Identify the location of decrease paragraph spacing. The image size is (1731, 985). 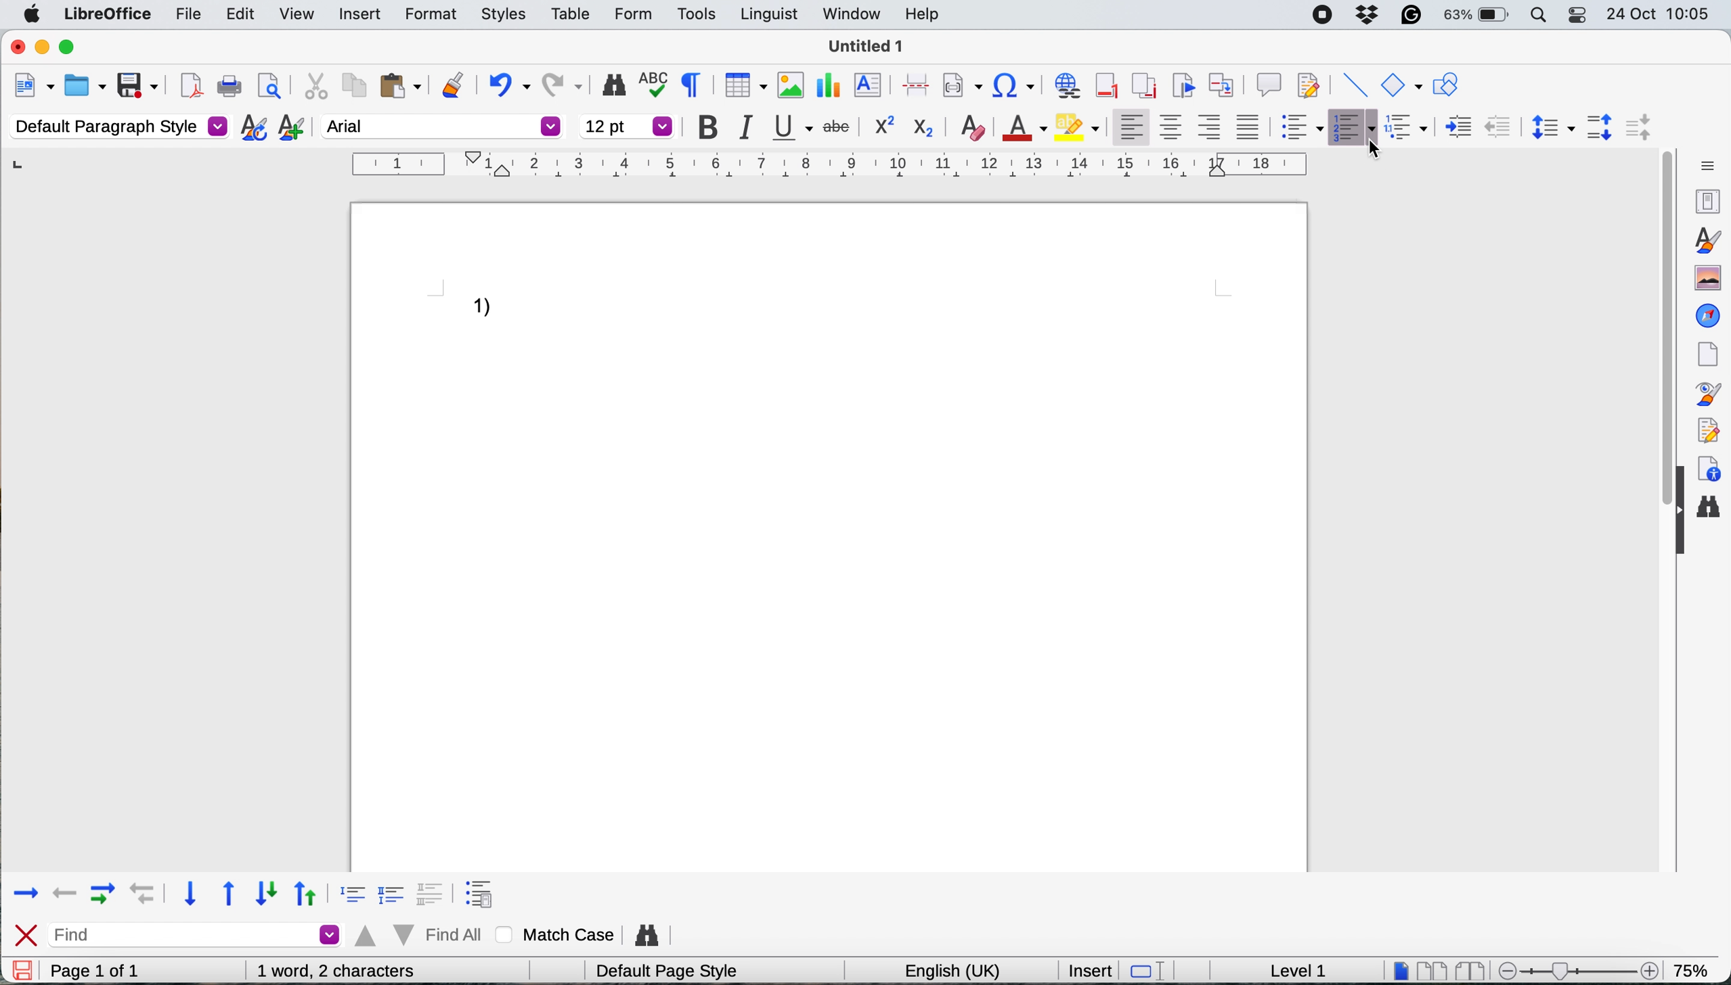
(1636, 126).